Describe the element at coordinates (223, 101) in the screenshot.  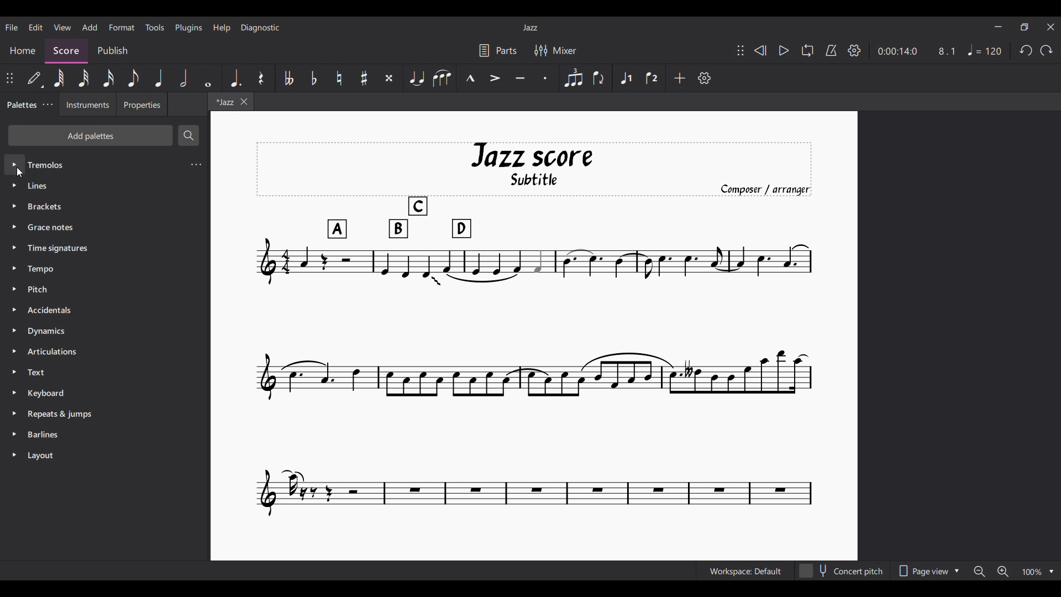
I see `*Jazz` at that location.